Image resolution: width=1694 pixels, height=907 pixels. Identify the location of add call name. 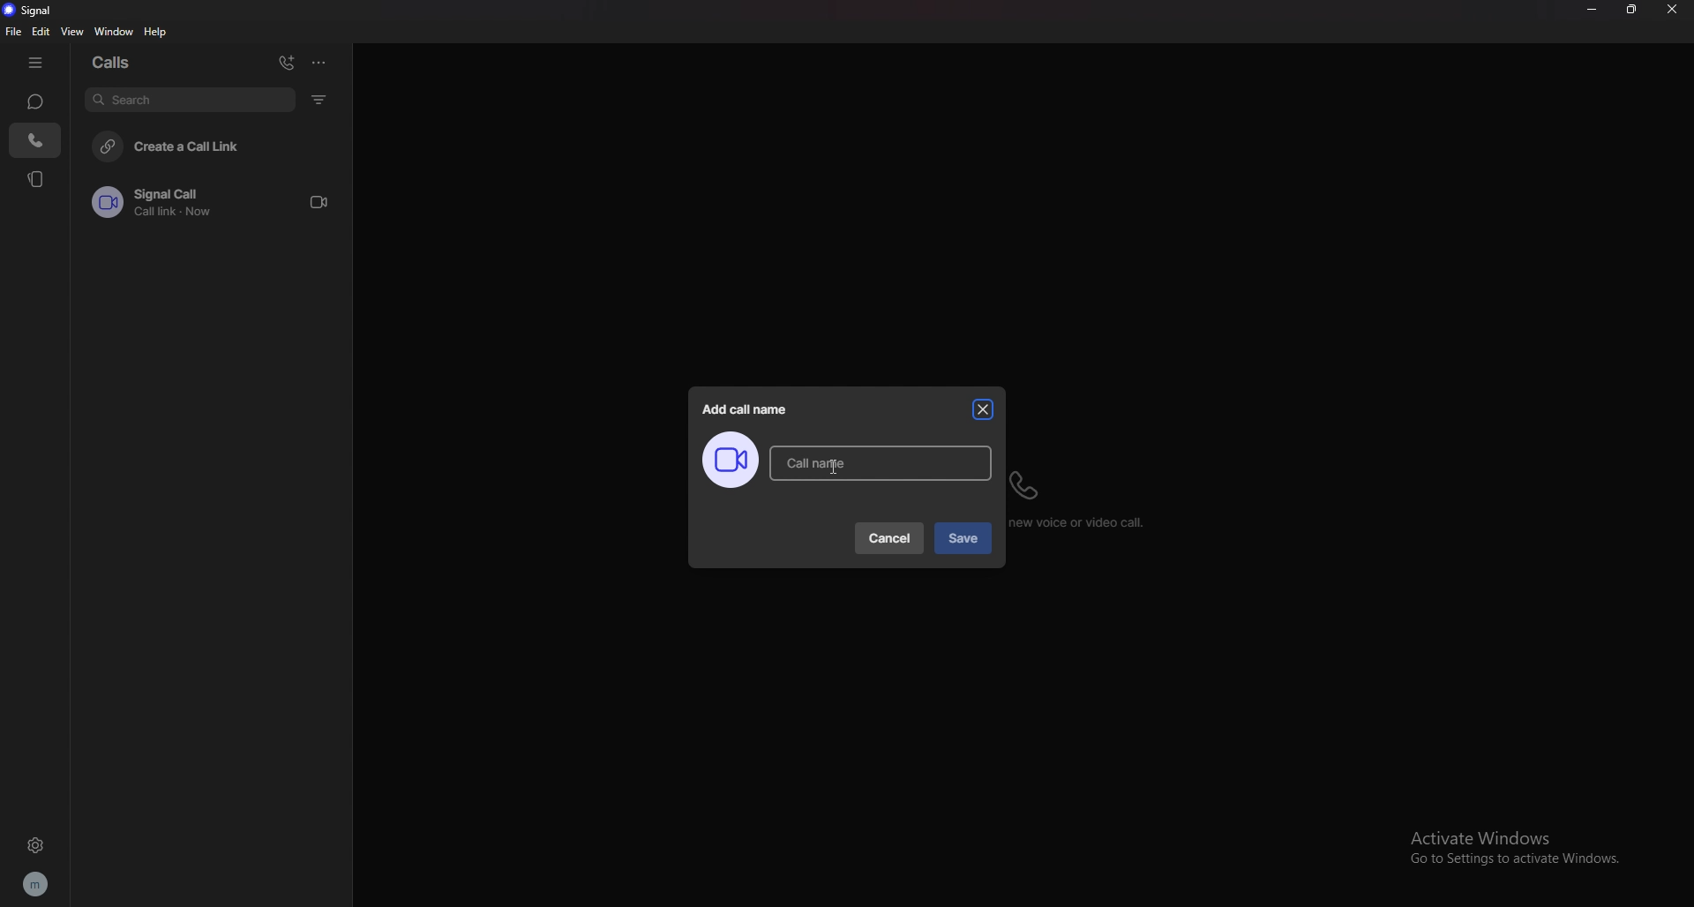
(746, 409).